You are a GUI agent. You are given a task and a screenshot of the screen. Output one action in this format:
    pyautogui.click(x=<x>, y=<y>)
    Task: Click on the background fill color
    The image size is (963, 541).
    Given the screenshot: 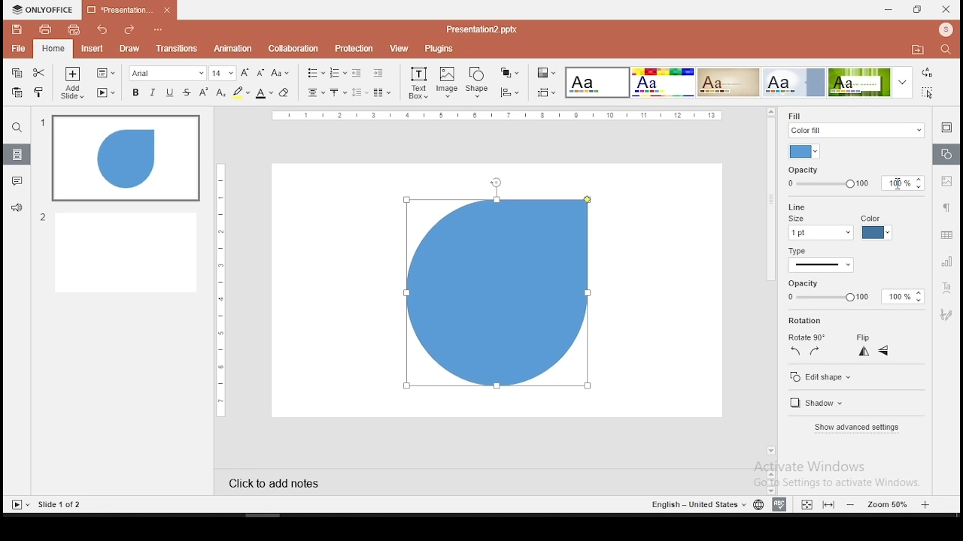 What is the action you would take?
    pyautogui.click(x=806, y=152)
    